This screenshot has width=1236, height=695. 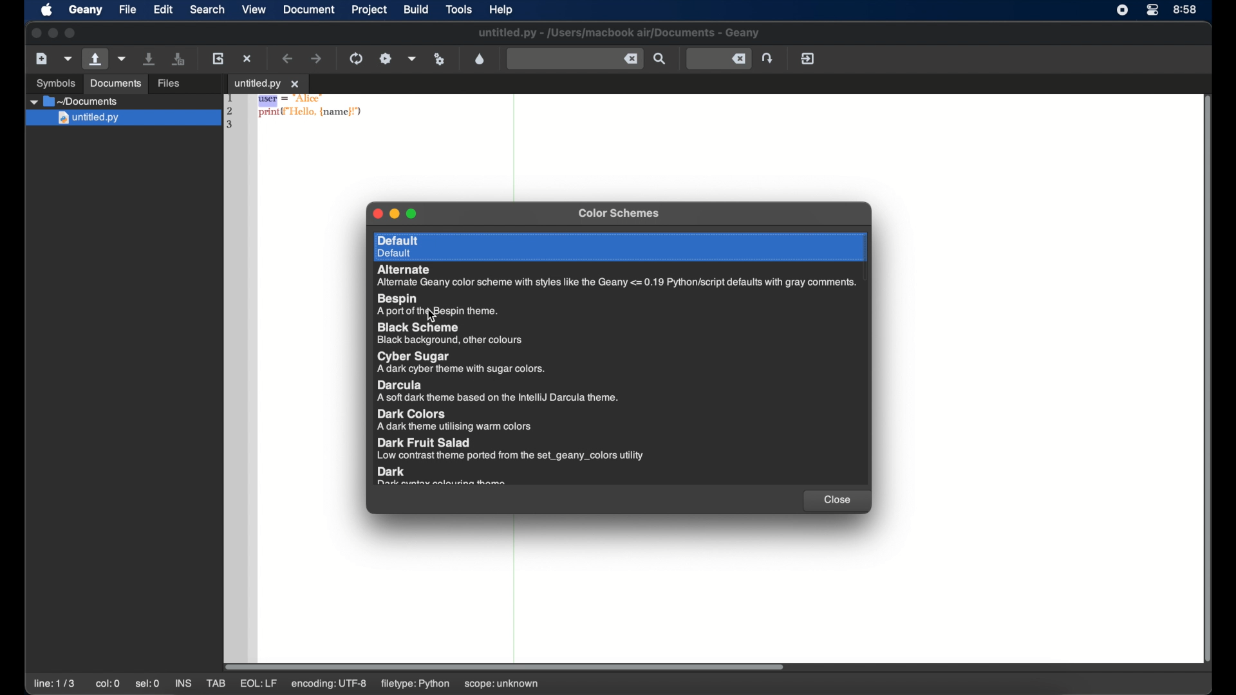 What do you see at coordinates (207, 9) in the screenshot?
I see `search` at bounding box center [207, 9].